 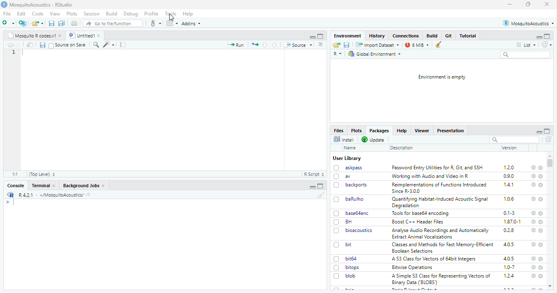 I want to click on Environment is empty, so click(x=442, y=77).